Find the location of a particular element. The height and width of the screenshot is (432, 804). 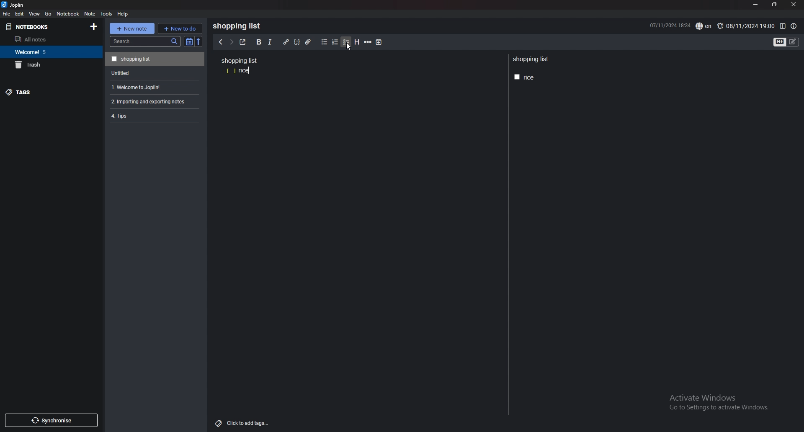

Shopping list is located at coordinates (532, 59).